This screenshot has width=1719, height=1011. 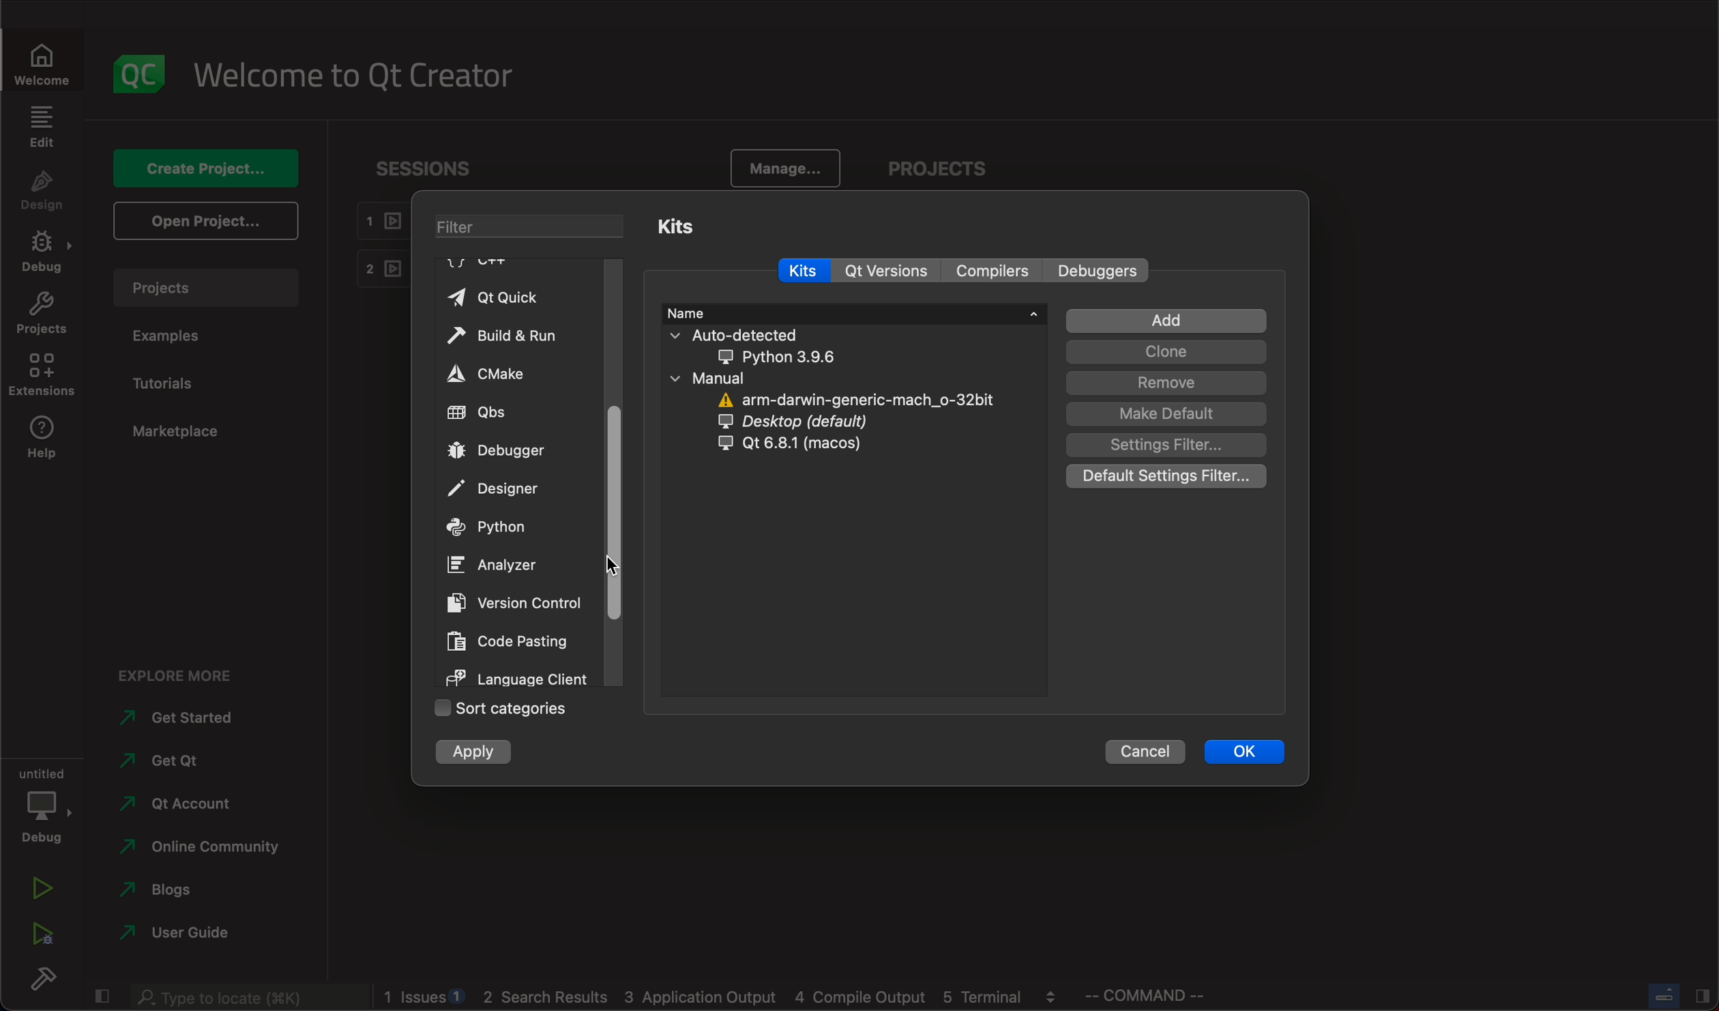 What do you see at coordinates (849, 399) in the screenshot?
I see `arm darwin` at bounding box center [849, 399].